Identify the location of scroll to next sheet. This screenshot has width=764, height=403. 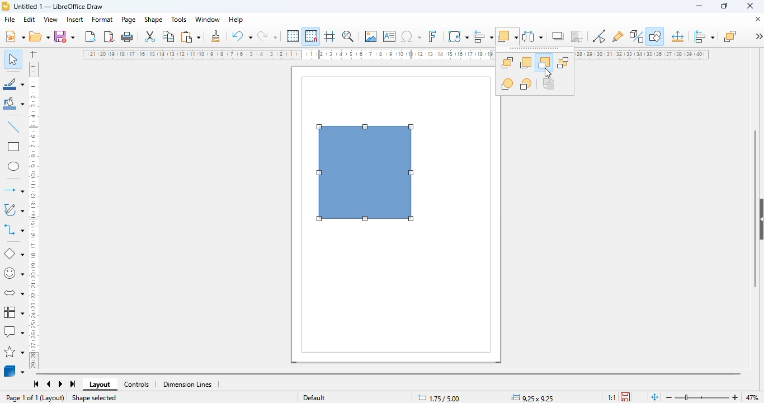
(61, 385).